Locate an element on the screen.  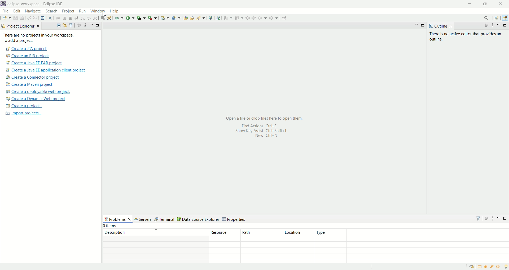
create a dynamic web project is located at coordinates (36, 99).